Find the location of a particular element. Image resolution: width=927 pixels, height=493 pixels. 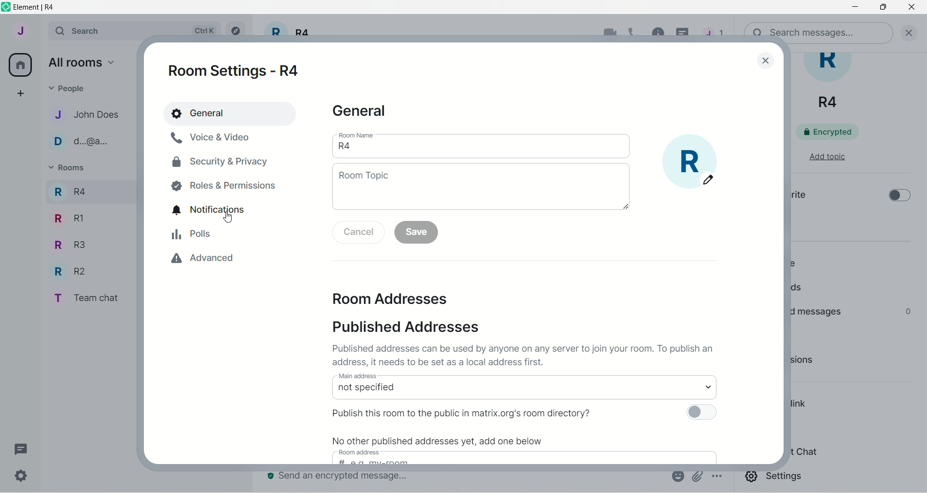

roles and permissions is located at coordinates (225, 186).